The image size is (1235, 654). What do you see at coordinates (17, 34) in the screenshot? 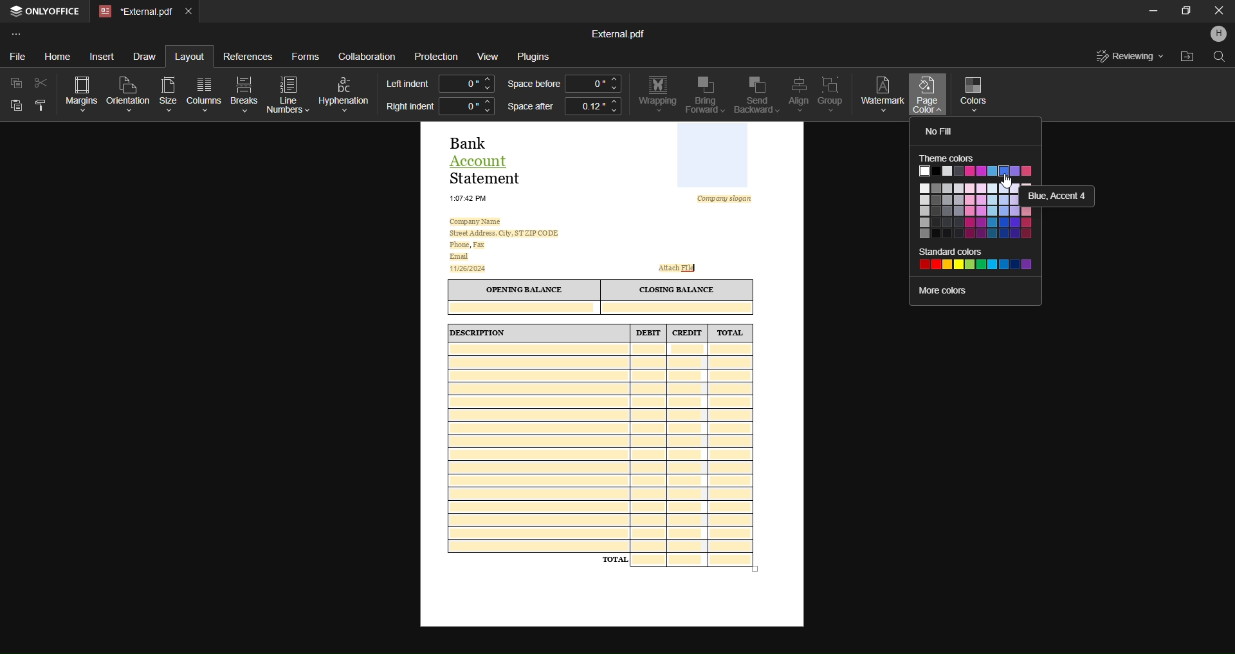
I see `Customize Toolbar` at bounding box center [17, 34].